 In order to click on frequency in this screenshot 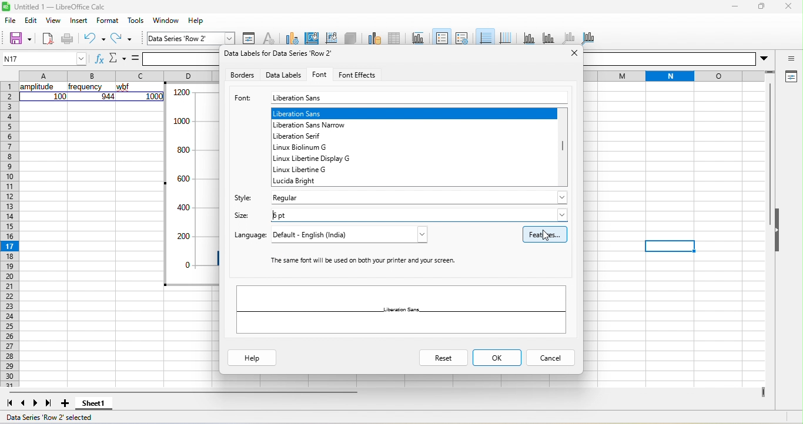, I will do `click(86, 88)`.